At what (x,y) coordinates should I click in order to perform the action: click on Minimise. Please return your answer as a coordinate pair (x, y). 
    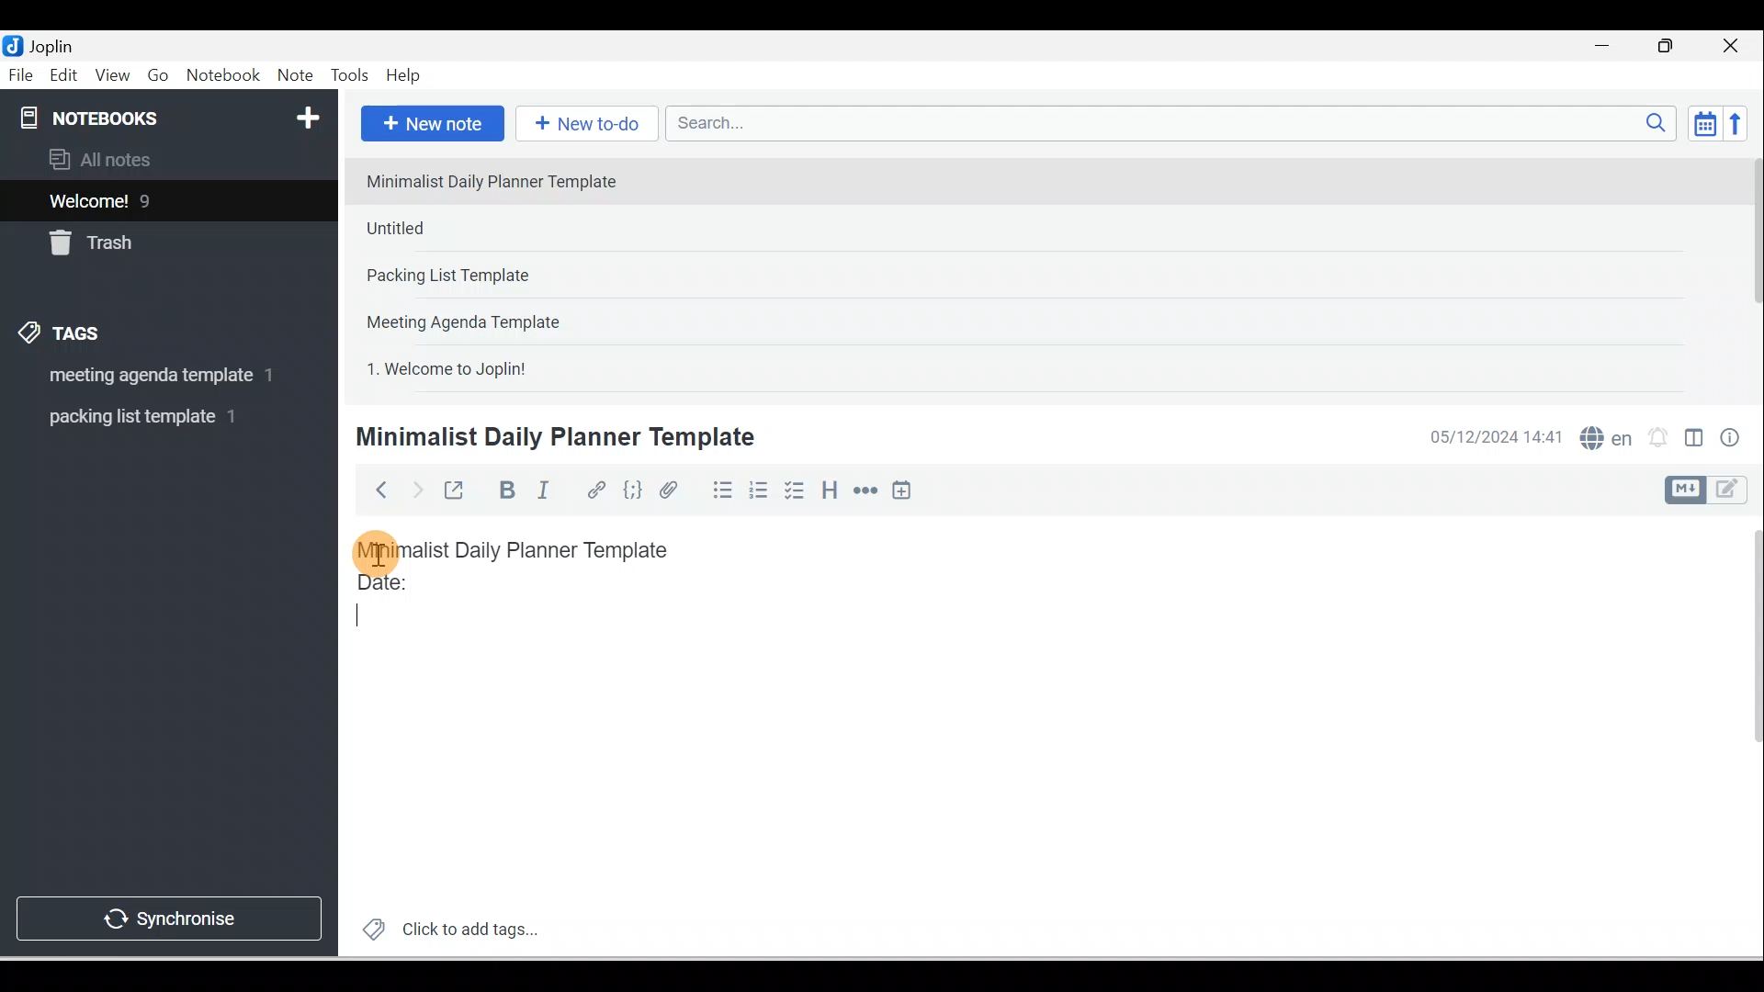
    Looking at the image, I should click on (1608, 48).